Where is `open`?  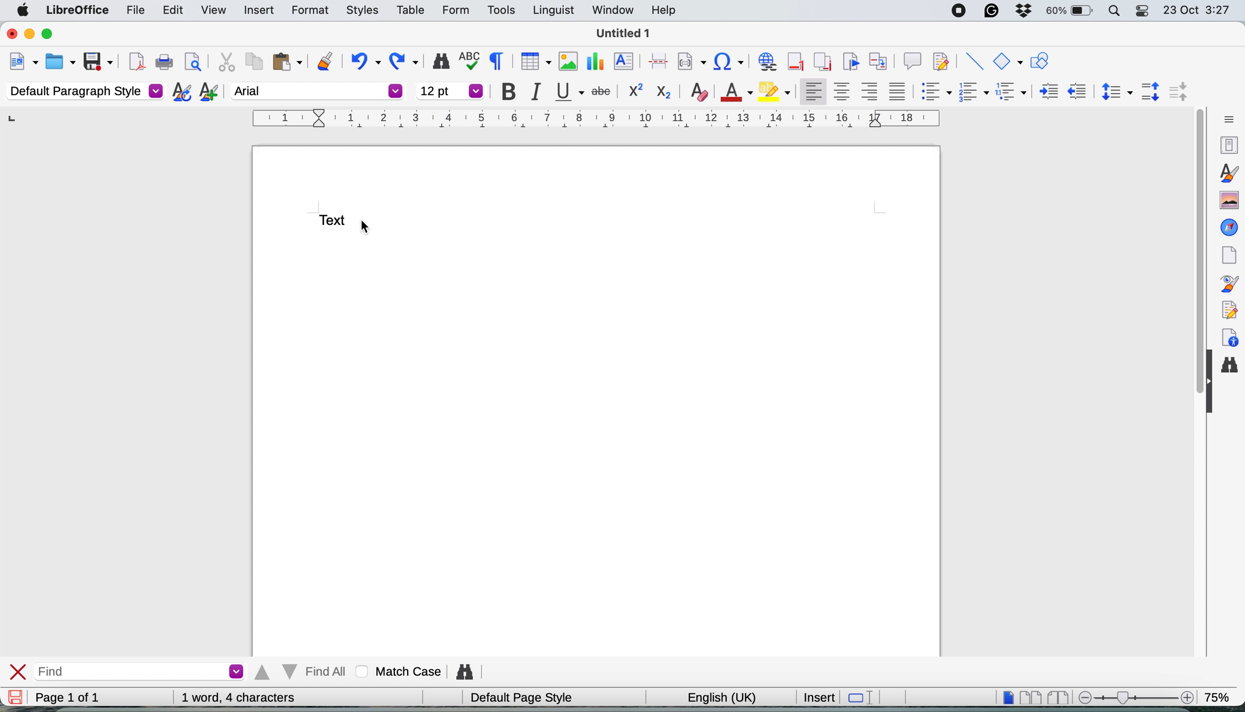
open is located at coordinates (61, 62).